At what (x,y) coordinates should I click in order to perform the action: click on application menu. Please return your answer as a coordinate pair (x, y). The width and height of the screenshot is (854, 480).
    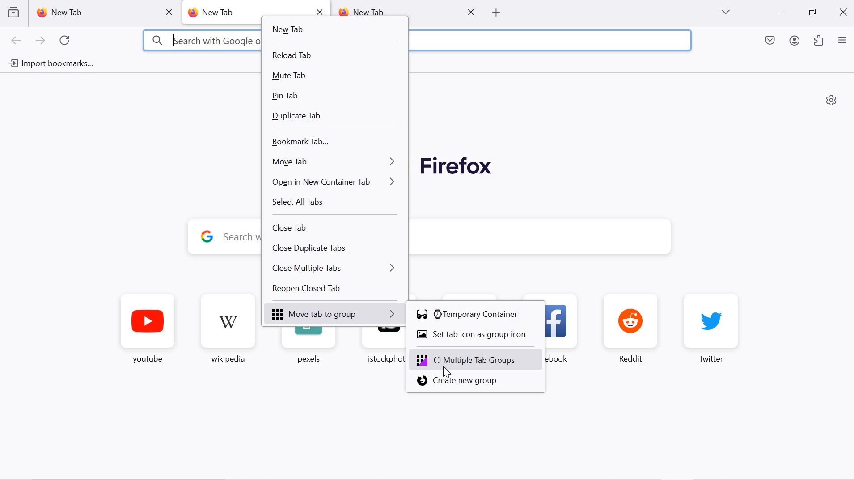
    Looking at the image, I should click on (842, 41).